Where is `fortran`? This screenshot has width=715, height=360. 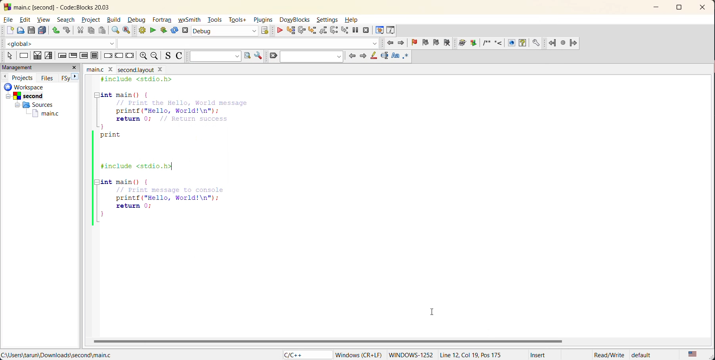 fortran is located at coordinates (163, 20).